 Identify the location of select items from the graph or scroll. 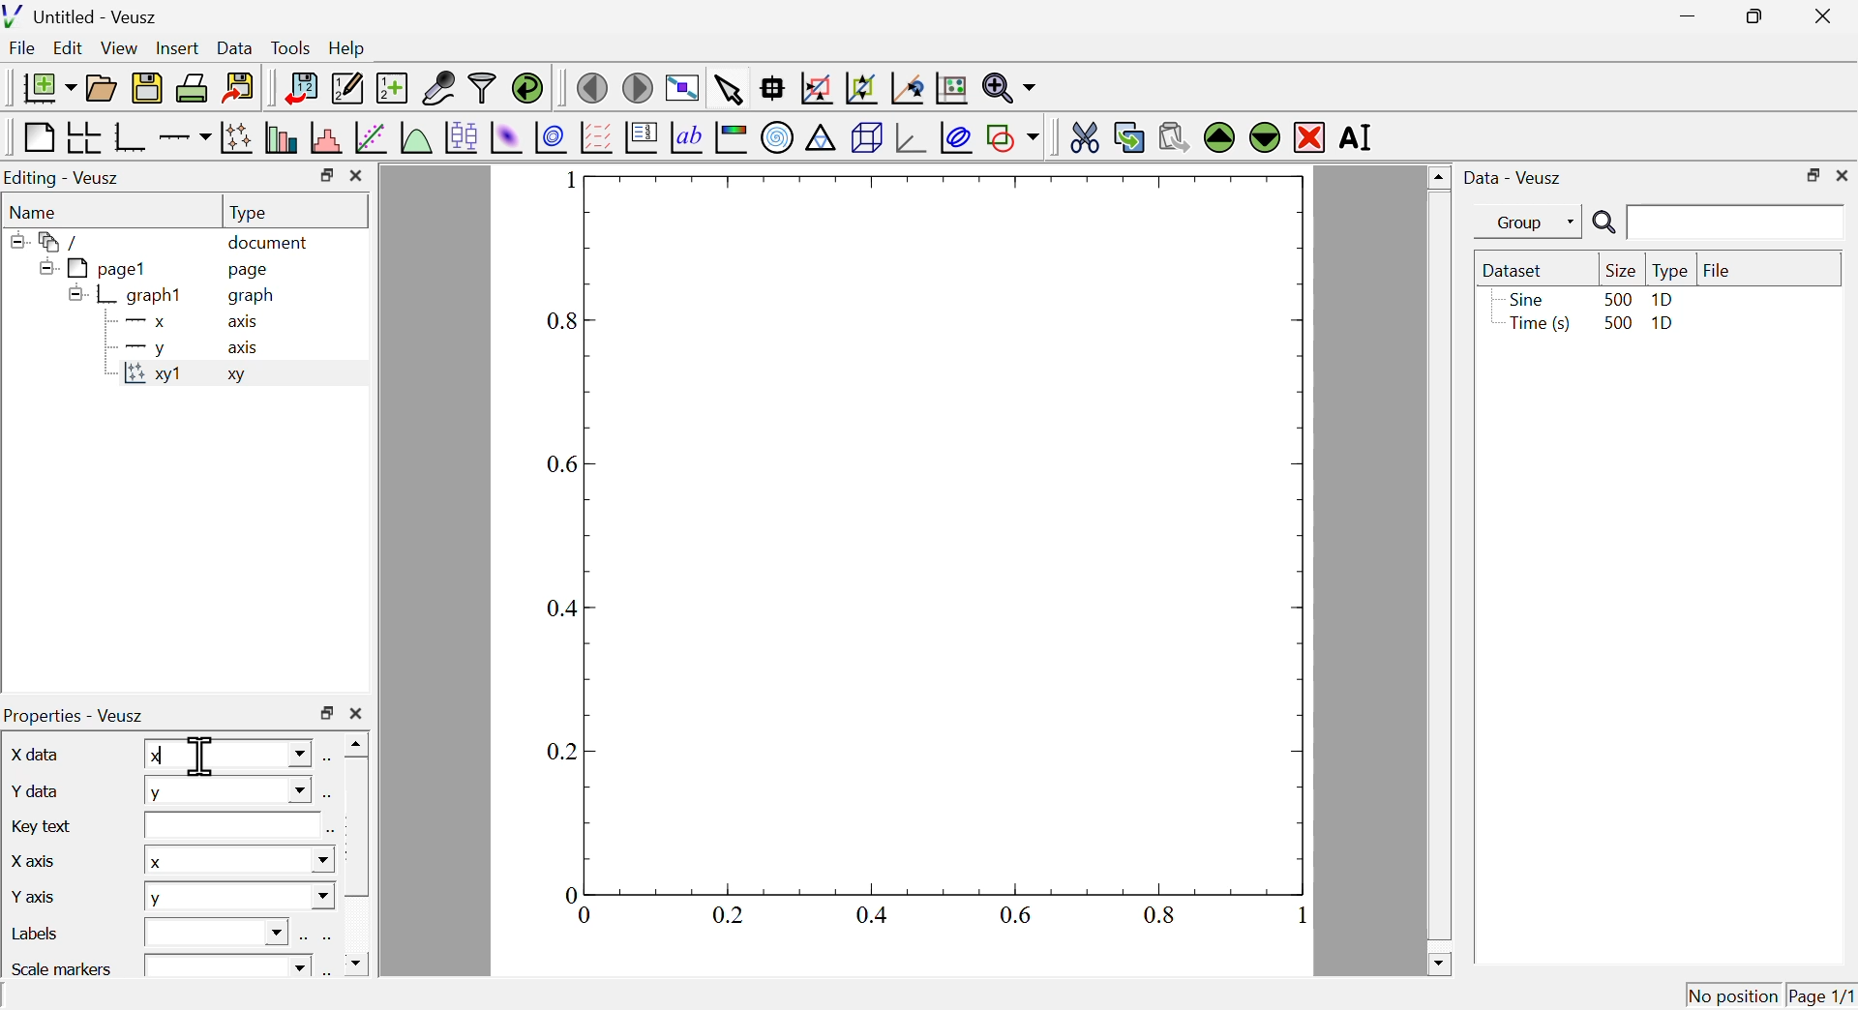
(728, 88).